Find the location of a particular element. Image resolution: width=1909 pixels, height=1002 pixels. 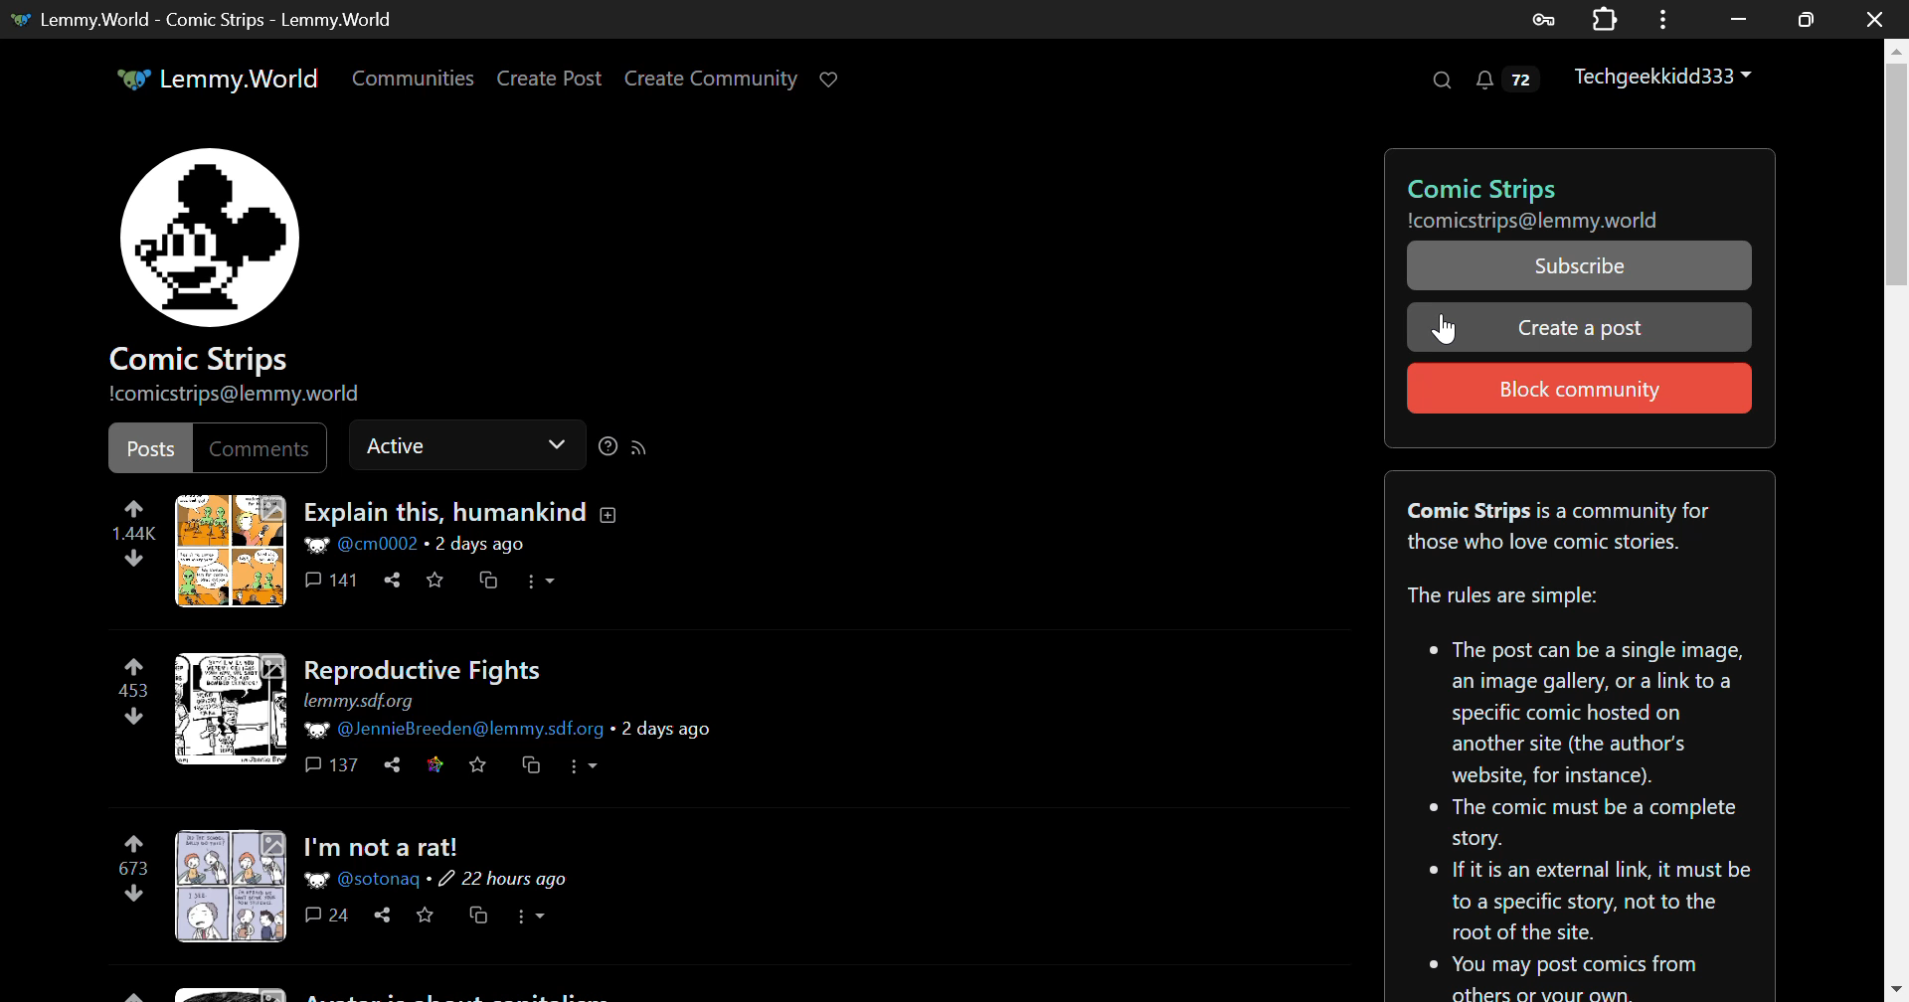

Status Bar is located at coordinates (457, 444).